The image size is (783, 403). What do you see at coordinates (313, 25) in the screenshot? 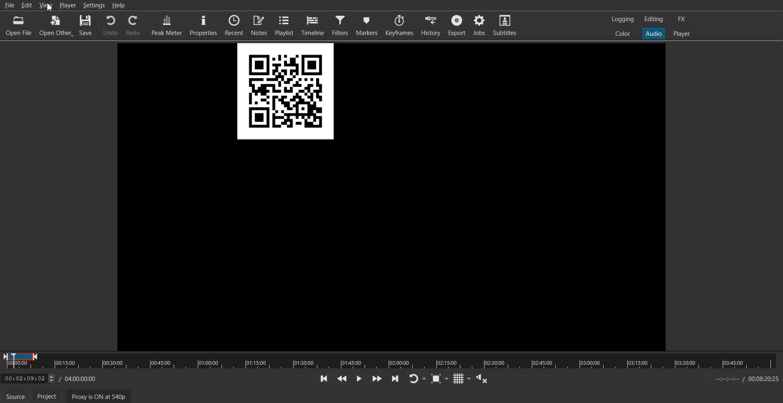
I see `Timeline` at bounding box center [313, 25].